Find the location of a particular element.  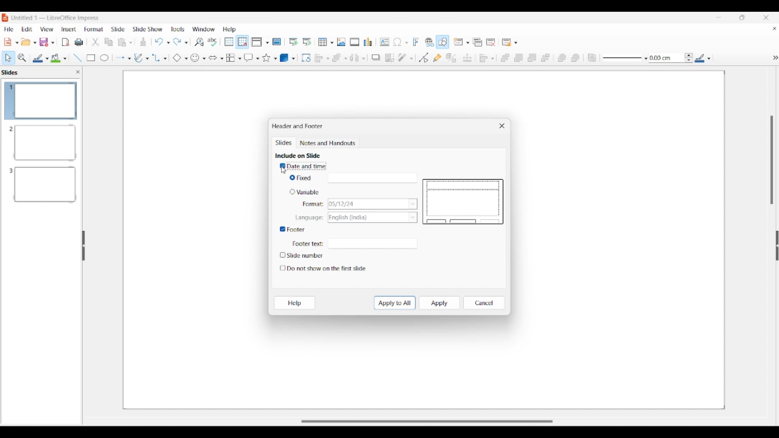

Slide layout is located at coordinates (510, 42).